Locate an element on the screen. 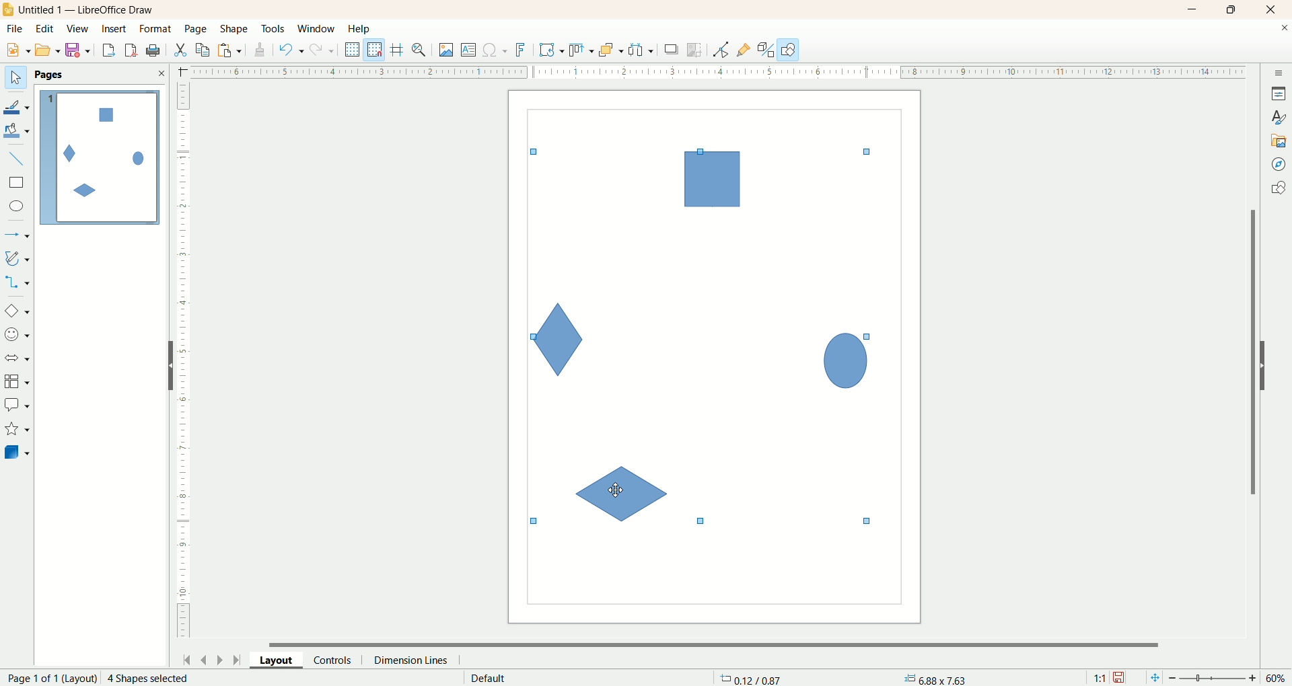 This screenshot has height=686, width=1292. save is located at coordinates (80, 50).